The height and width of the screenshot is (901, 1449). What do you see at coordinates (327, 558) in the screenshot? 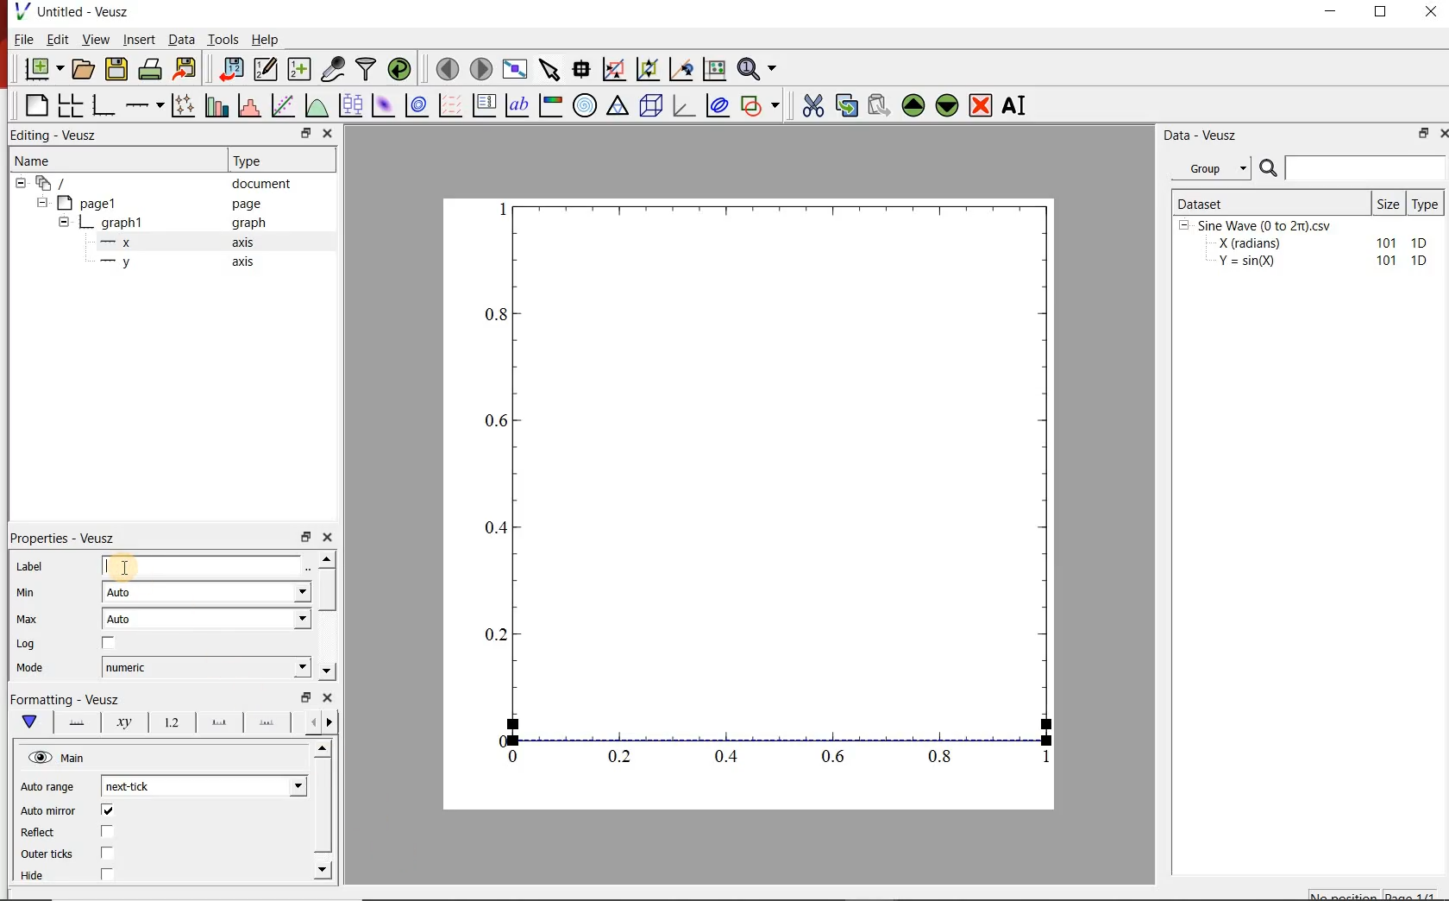
I see `Up` at bounding box center [327, 558].